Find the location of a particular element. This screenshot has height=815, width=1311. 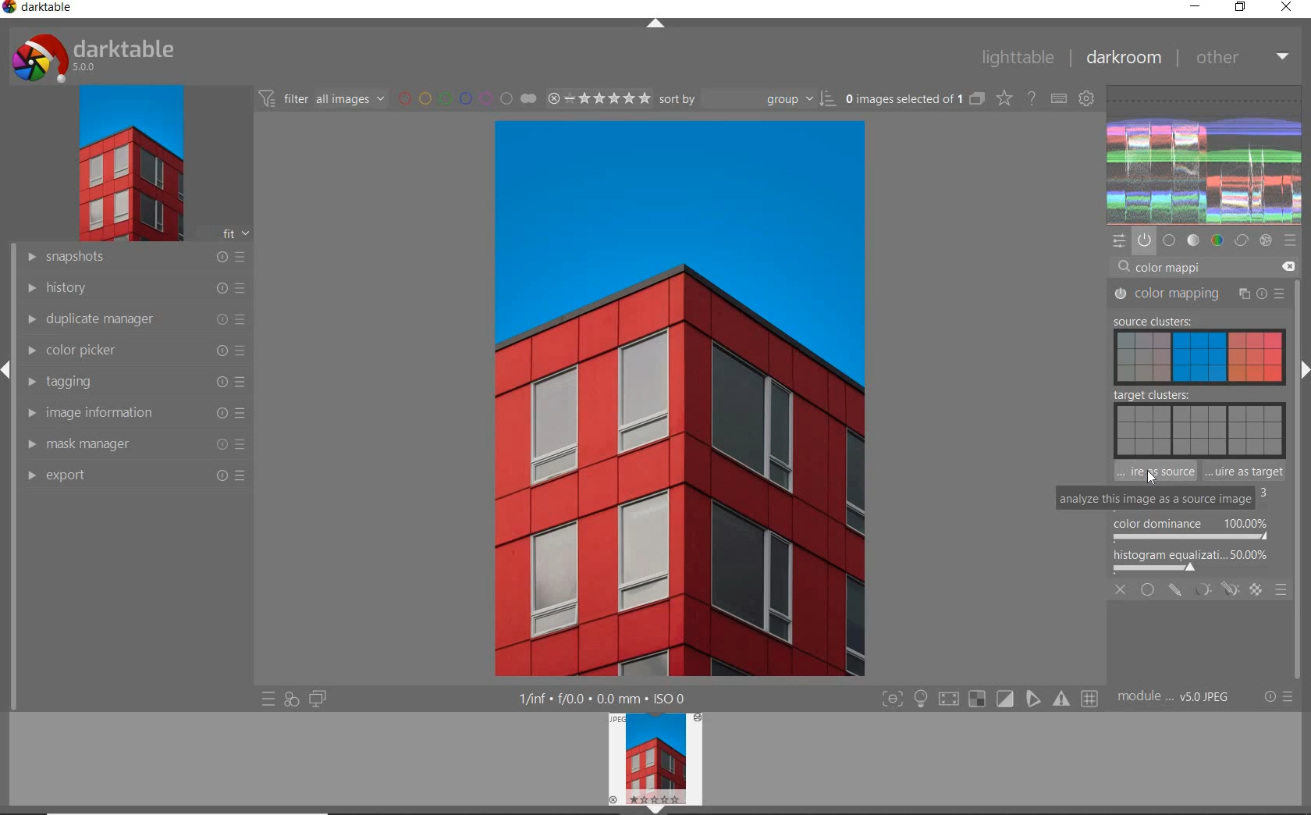

CLOSE is located at coordinates (1122, 592).